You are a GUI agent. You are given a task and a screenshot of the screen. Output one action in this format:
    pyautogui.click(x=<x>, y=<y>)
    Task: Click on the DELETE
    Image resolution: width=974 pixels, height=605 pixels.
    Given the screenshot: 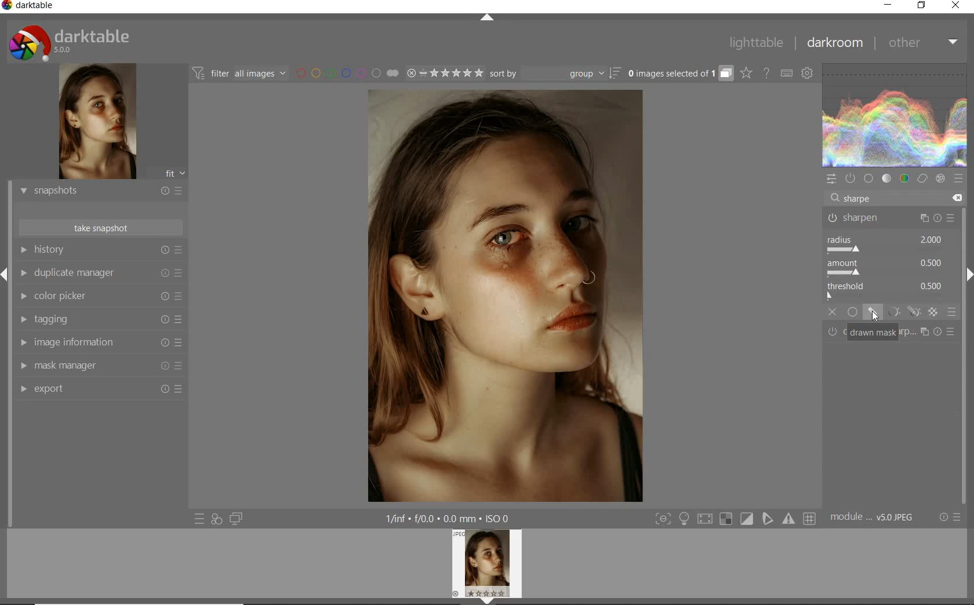 What is the action you would take?
    pyautogui.click(x=955, y=198)
    